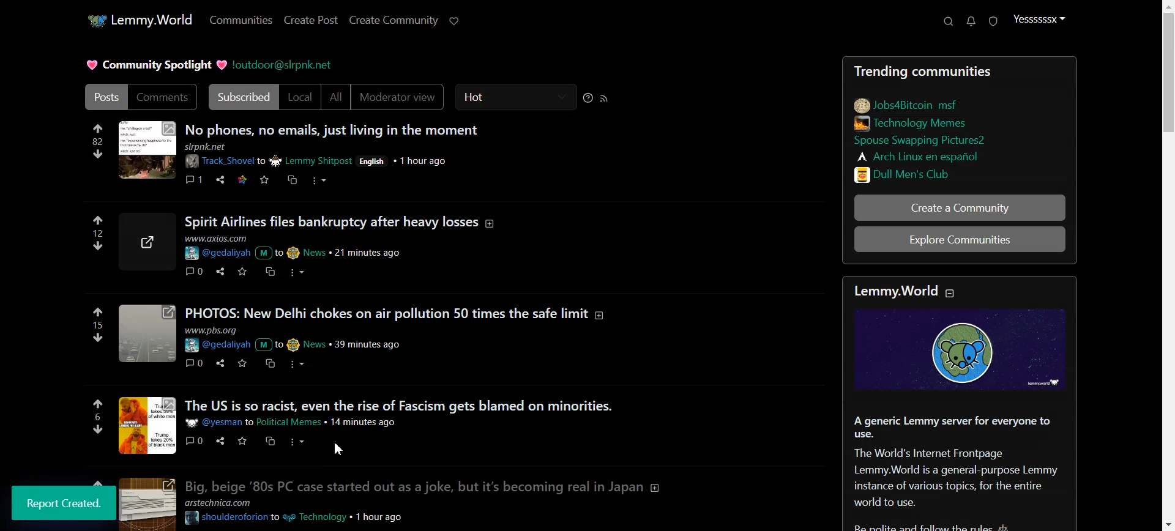 The width and height of the screenshot is (1175, 531). I want to click on Post, so click(102, 97).